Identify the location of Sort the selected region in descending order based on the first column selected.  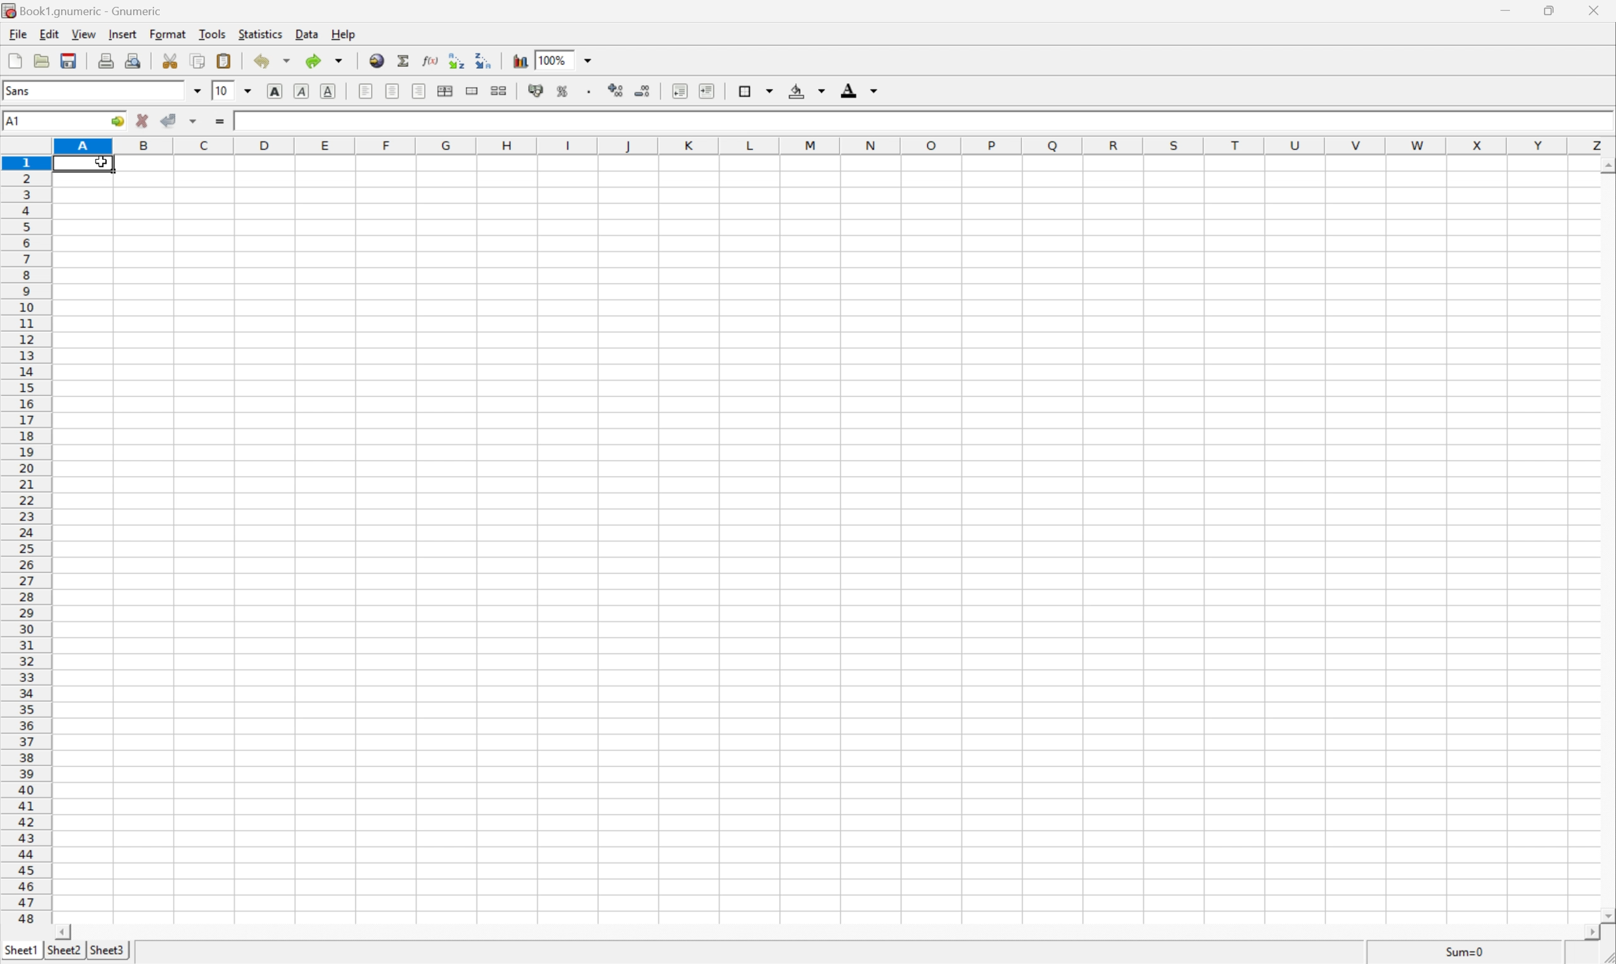
(484, 61).